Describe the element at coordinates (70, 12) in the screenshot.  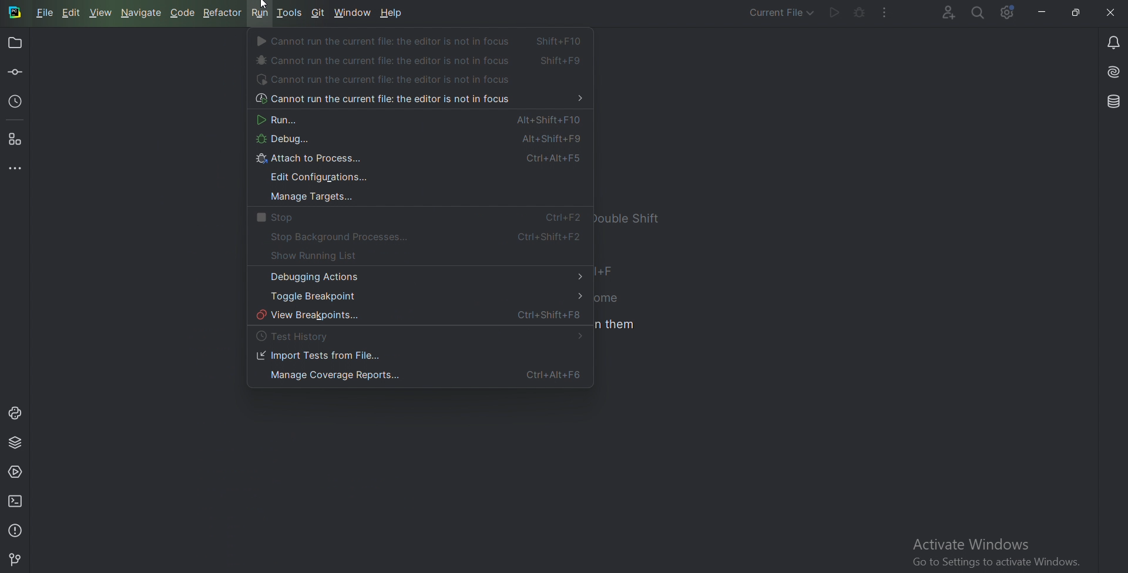
I see `Edit` at that location.